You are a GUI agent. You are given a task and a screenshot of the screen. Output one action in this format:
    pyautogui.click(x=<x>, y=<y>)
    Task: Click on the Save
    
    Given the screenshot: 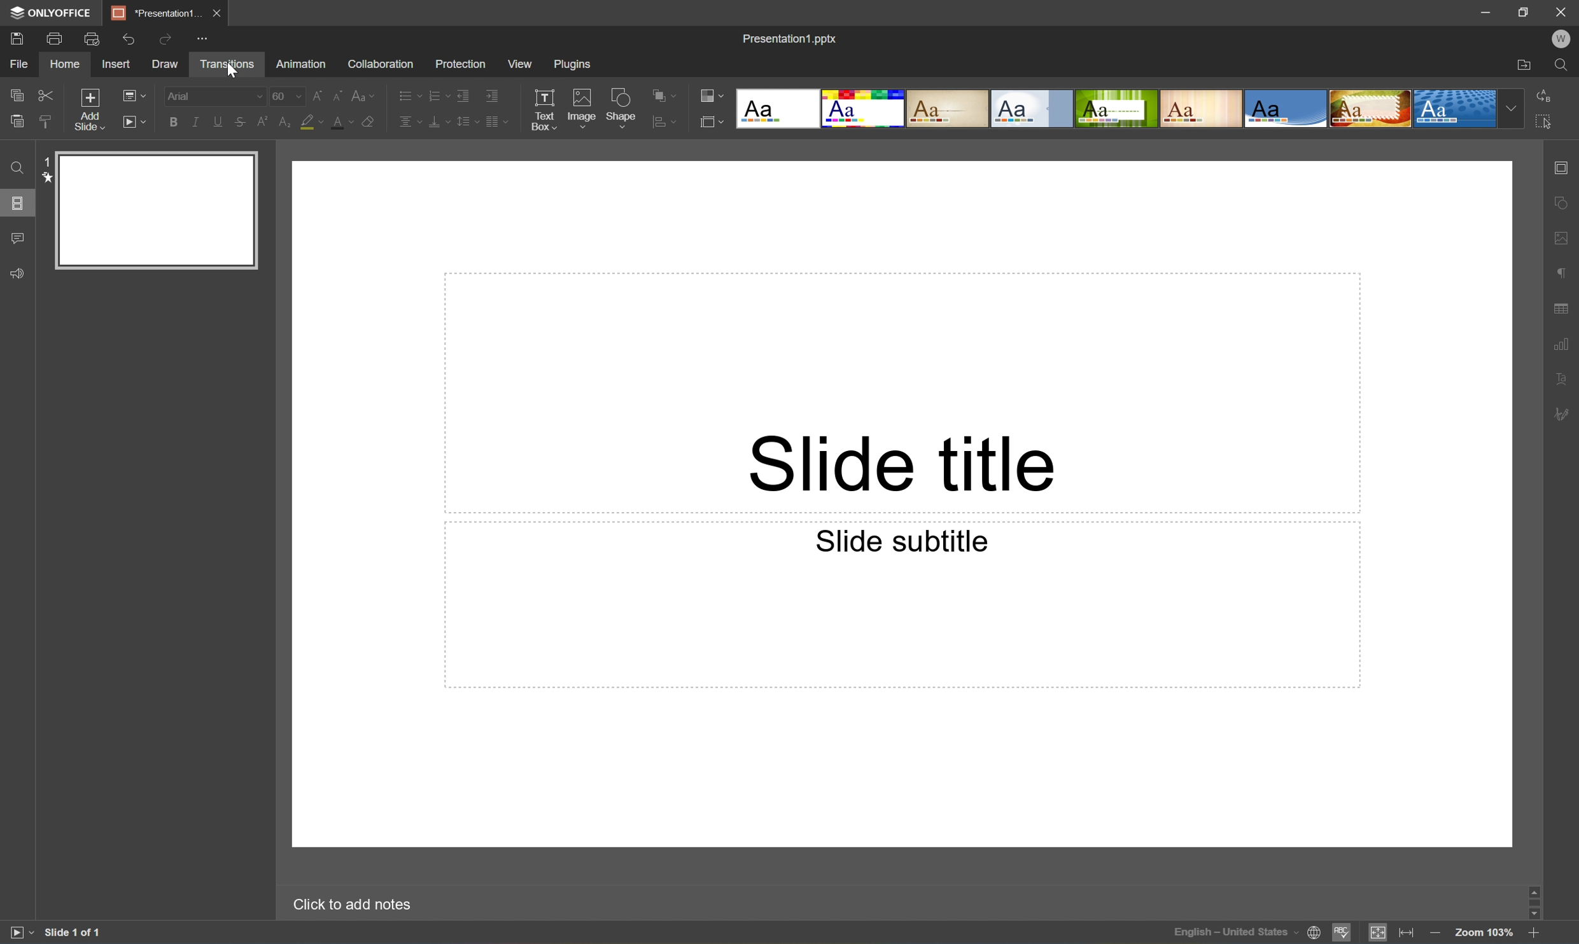 What is the action you would take?
    pyautogui.click(x=16, y=40)
    